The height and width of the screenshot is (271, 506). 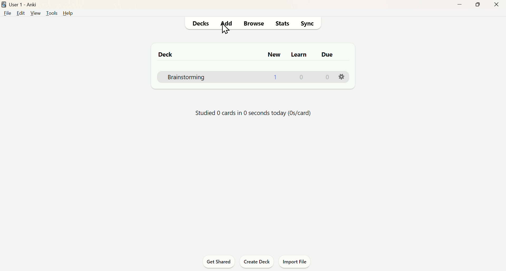 What do you see at coordinates (295, 260) in the screenshot?
I see `Import File` at bounding box center [295, 260].